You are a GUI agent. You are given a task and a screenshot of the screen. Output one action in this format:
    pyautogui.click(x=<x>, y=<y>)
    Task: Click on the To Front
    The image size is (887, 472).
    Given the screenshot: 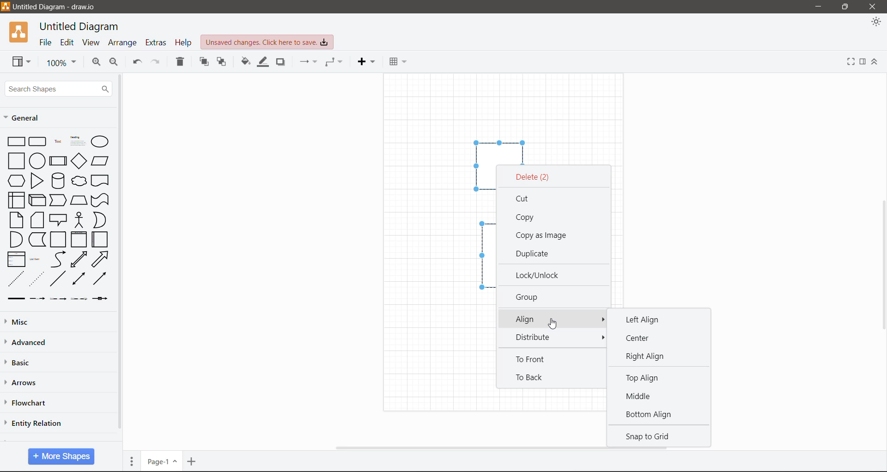 What is the action you would take?
    pyautogui.click(x=204, y=62)
    